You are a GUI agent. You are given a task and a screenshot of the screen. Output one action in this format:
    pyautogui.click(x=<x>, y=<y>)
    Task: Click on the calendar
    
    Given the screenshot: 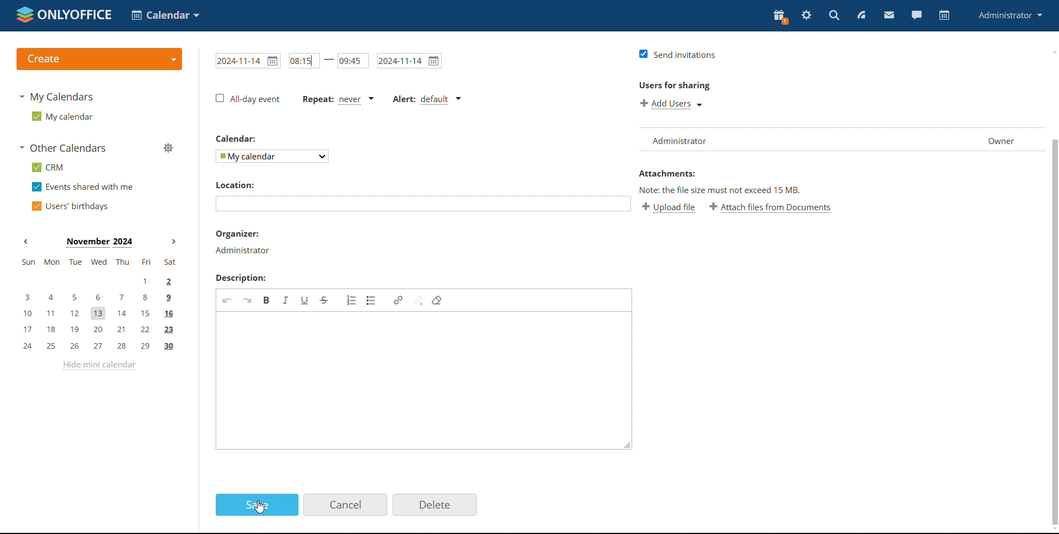 What is the action you would take?
    pyautogui.click(x=238, y=139)
    